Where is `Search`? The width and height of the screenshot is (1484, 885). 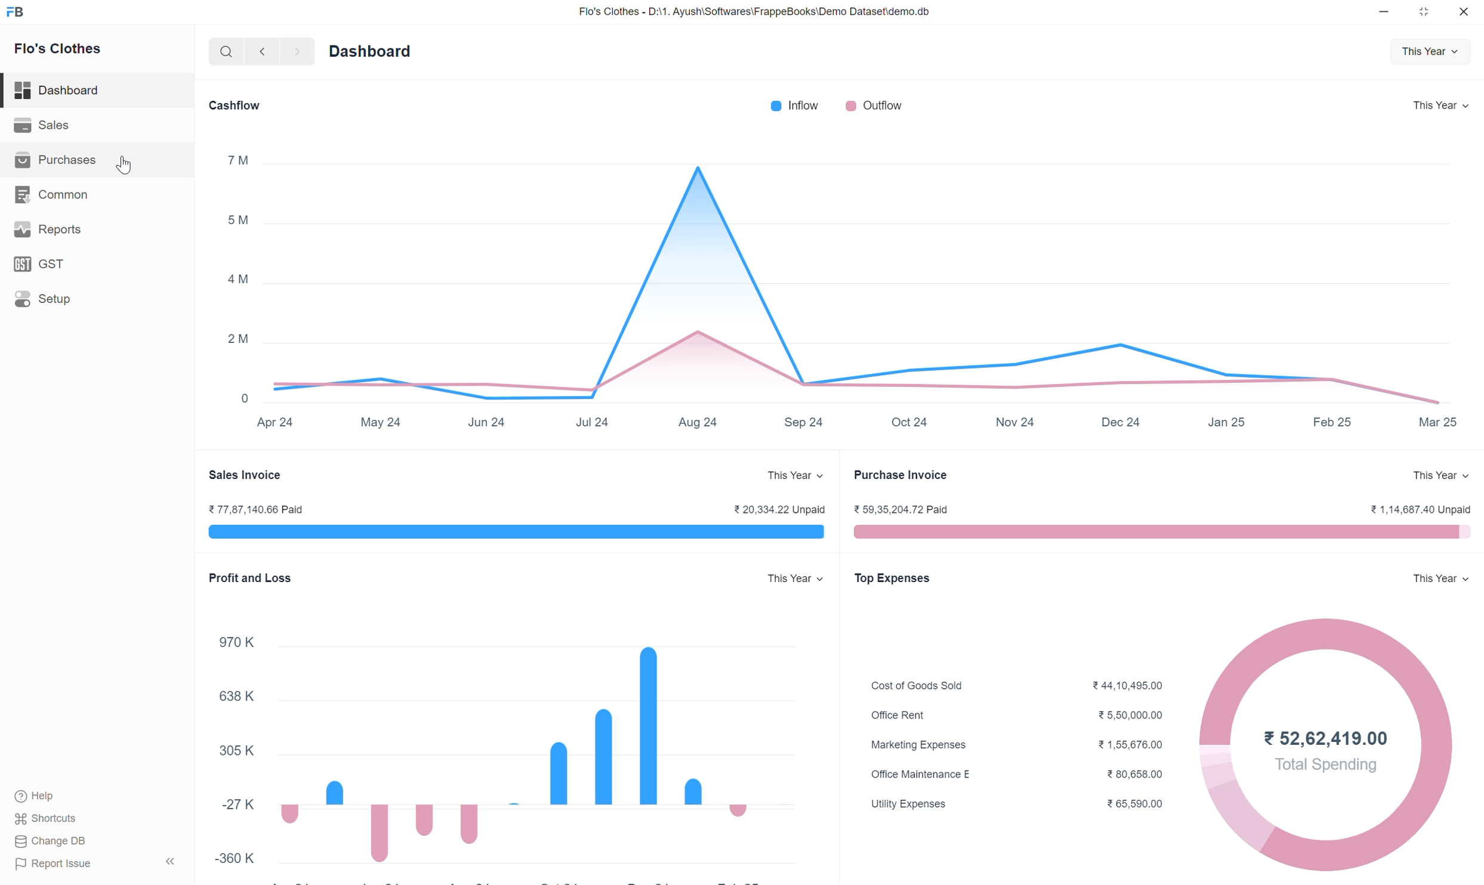
Search is located at coordinates (227, 52).